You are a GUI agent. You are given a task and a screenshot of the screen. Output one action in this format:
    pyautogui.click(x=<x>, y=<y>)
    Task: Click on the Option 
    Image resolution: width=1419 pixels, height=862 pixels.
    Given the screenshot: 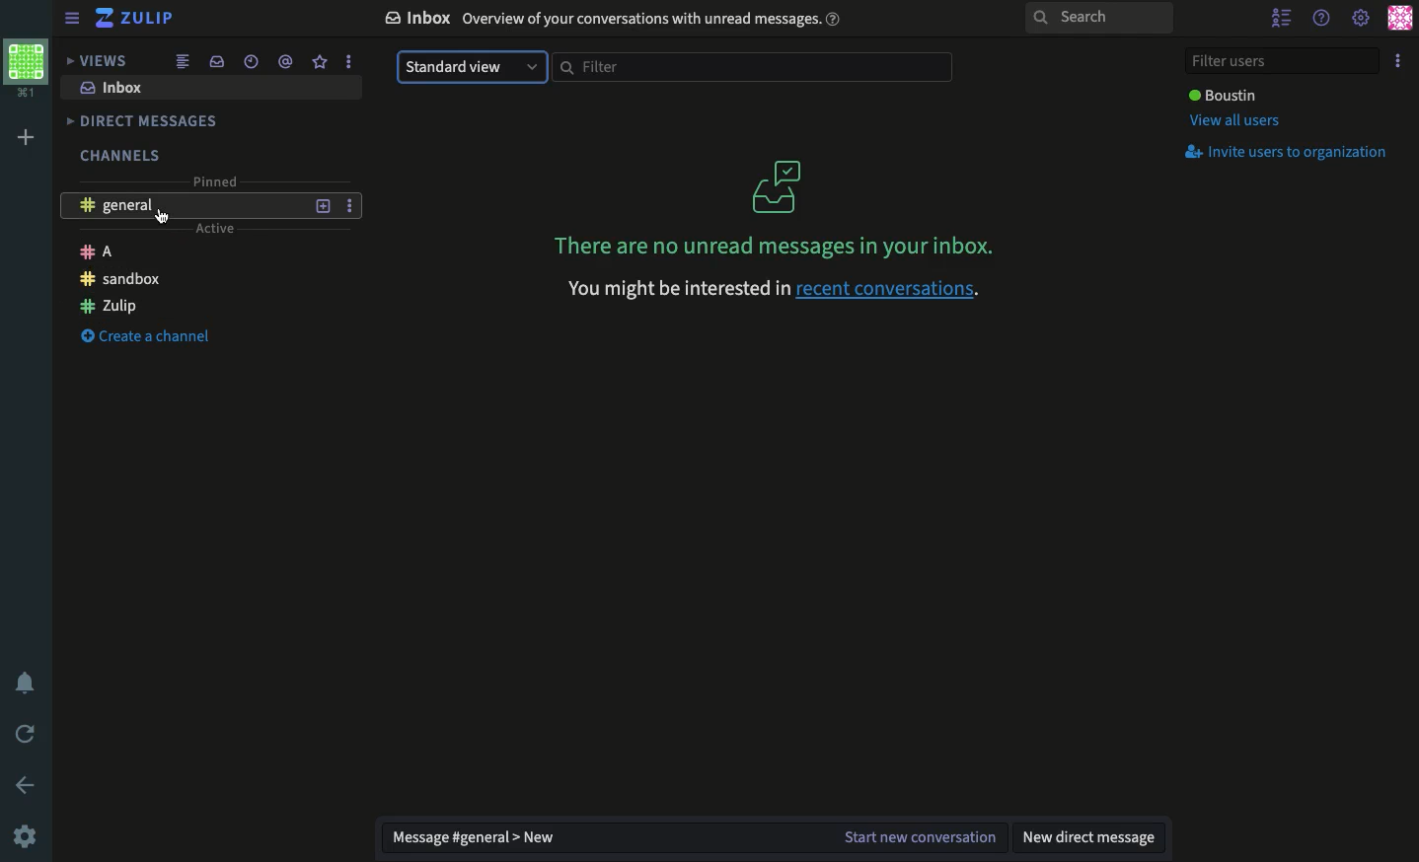 What is the action you would take?
    pyautogui.click(x=1396, y=61)
    